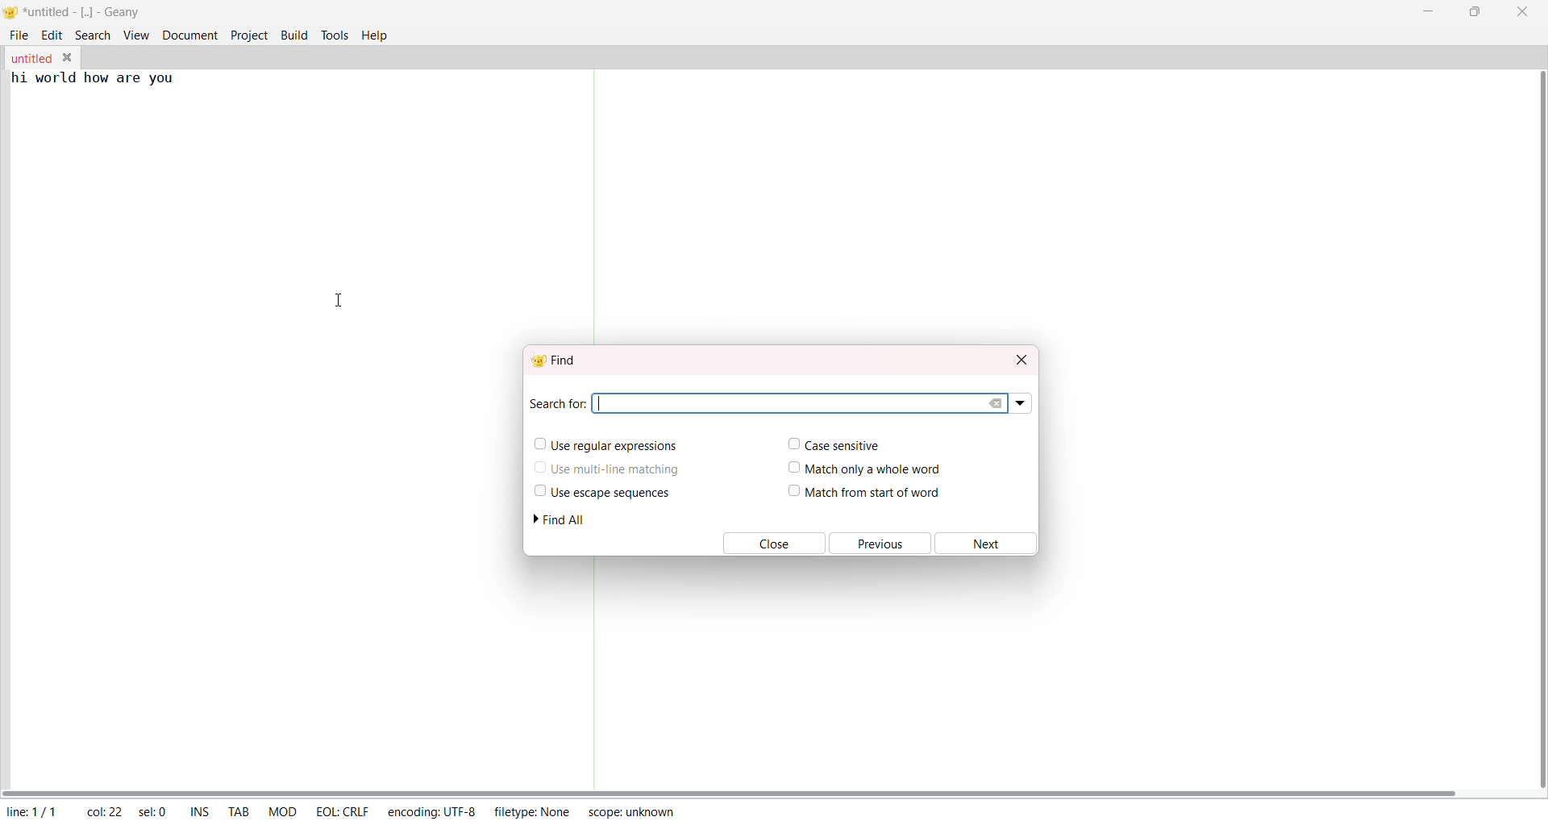 The height and width of the screenshot is (821, 1548). What do you see at coordinates (988, 545) in the screenshot?
I see `next` at bounding box center [988, 545].